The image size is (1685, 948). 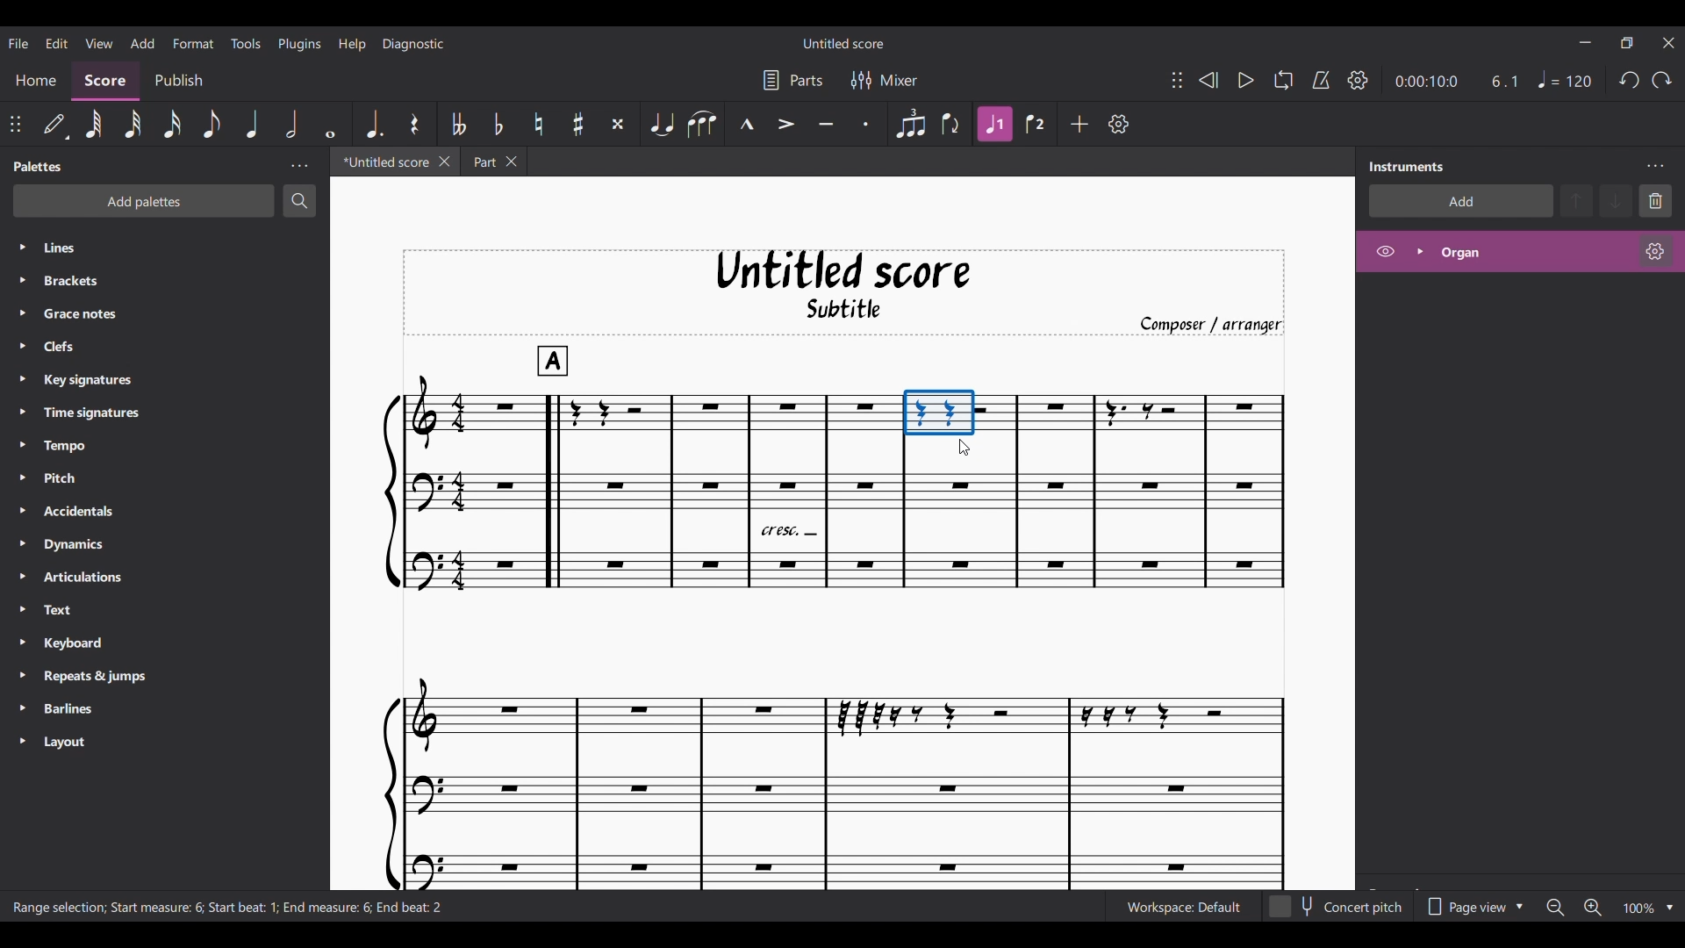 What do you see at coordinates (1322, 81) in the screenshot?
I see `Metronome` at bounding box center [1322, 81].